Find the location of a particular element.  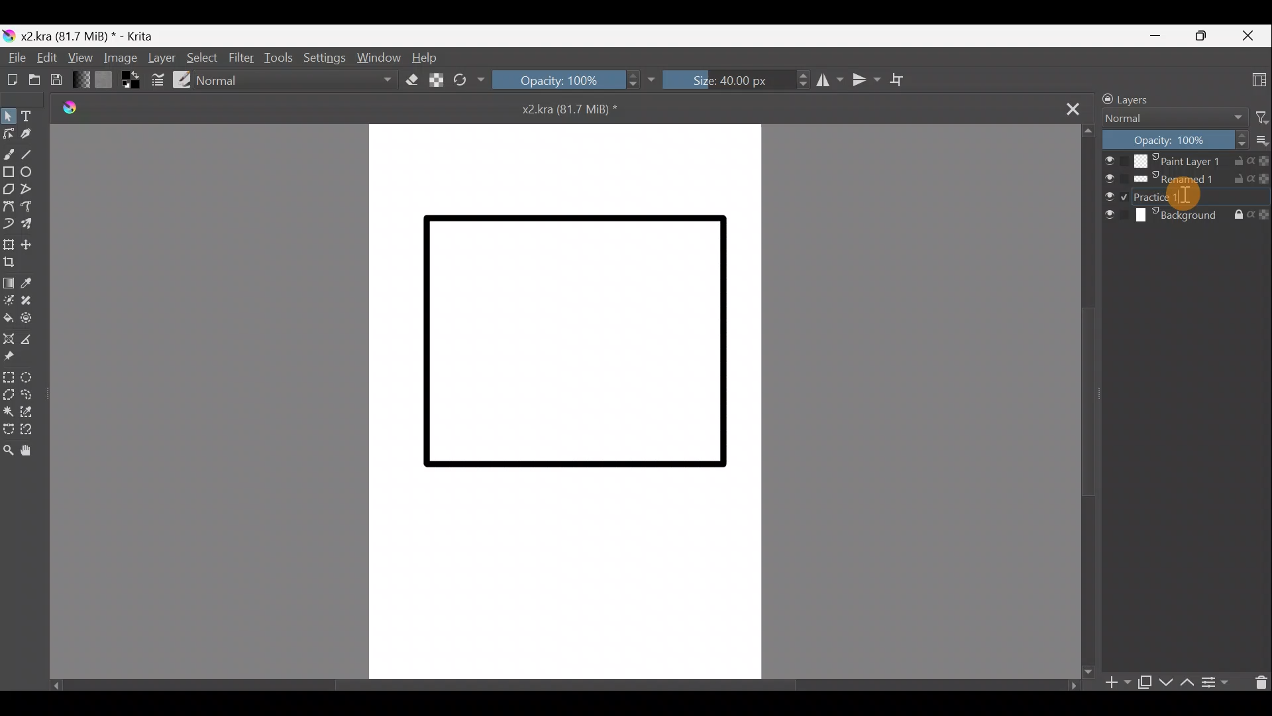

Open an existing document is located at coordinates (36, 79).